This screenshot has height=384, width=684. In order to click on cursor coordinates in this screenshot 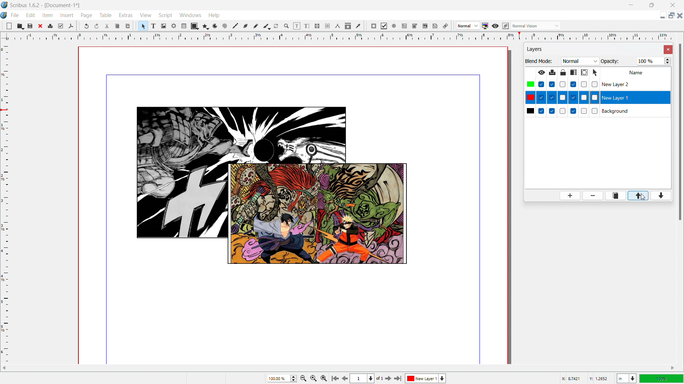, I will do `click(586, 378)`.